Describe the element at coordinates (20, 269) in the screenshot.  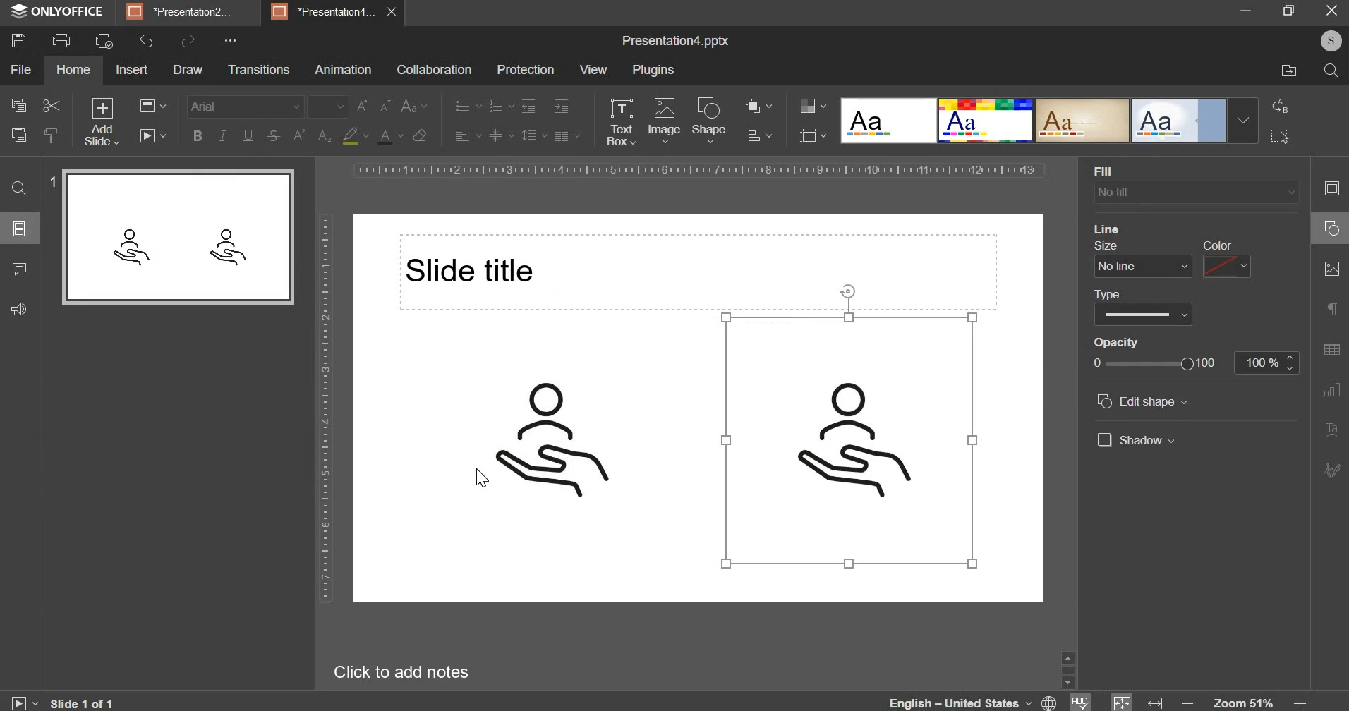
I see `comments` at that location.